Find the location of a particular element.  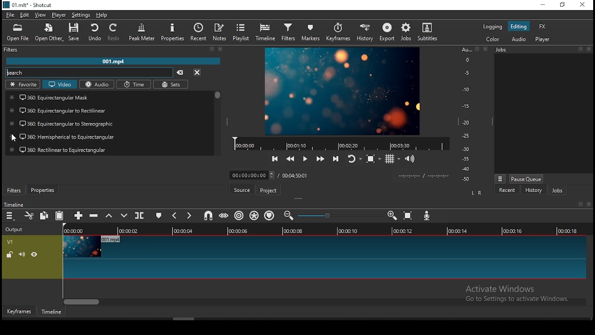

keyframes is located at coordinates (340, 32).